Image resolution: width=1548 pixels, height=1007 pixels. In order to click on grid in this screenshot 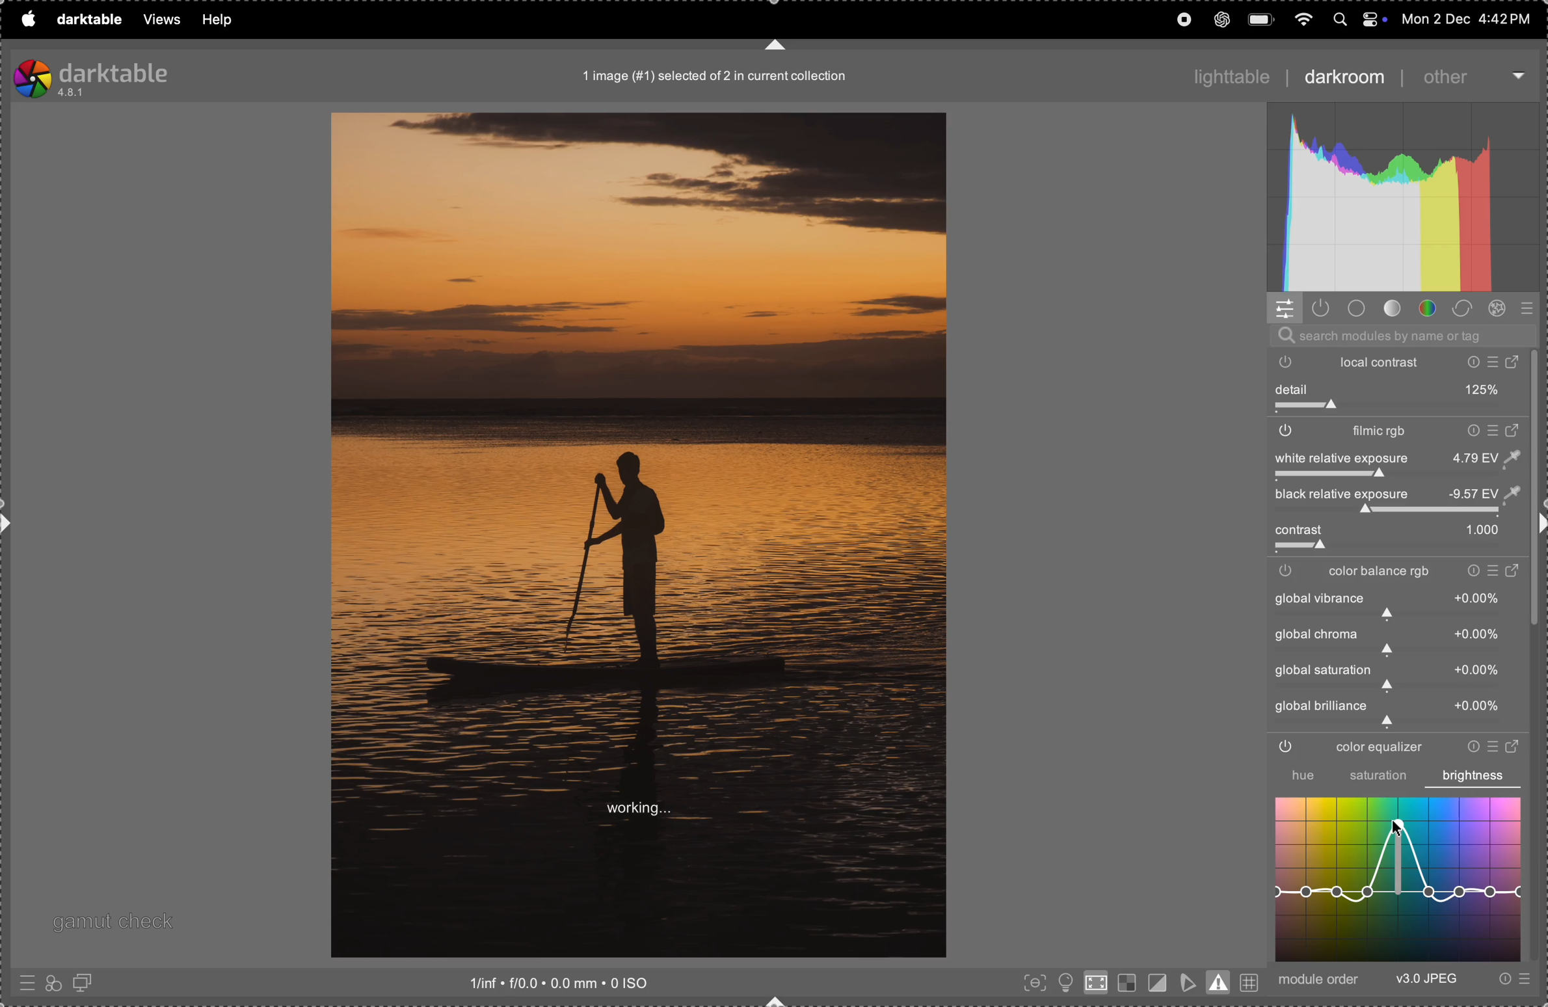, I will do `click(1250, 980)`.